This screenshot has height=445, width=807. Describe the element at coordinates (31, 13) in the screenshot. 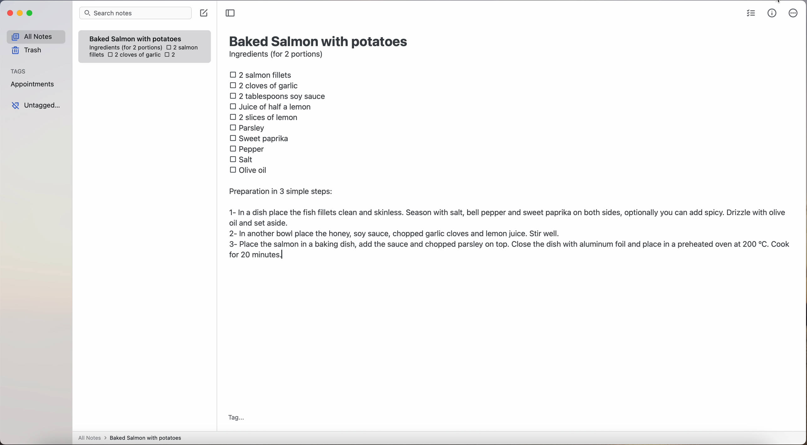

I see `maximize` at that location.